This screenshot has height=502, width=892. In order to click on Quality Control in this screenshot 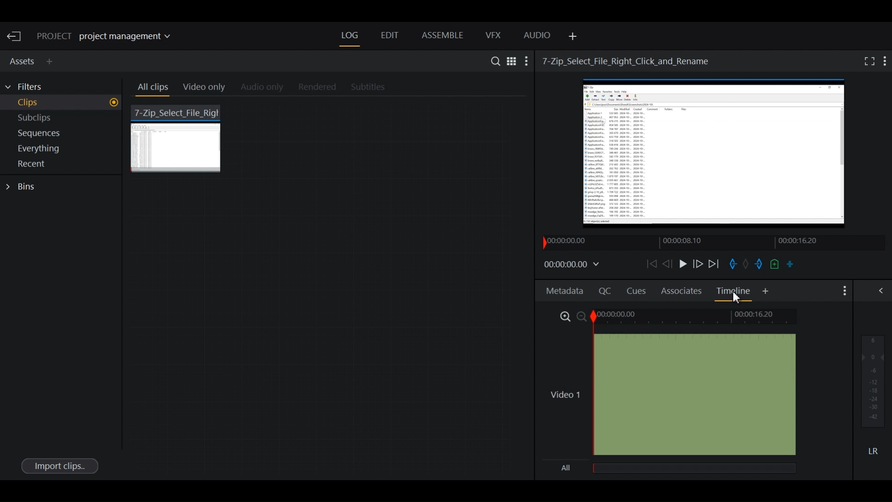, I will do `click(603, 291)`.